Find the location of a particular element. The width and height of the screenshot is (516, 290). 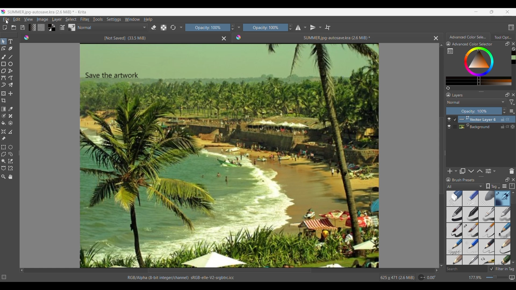

Filter is located at coordinates (85, 19).